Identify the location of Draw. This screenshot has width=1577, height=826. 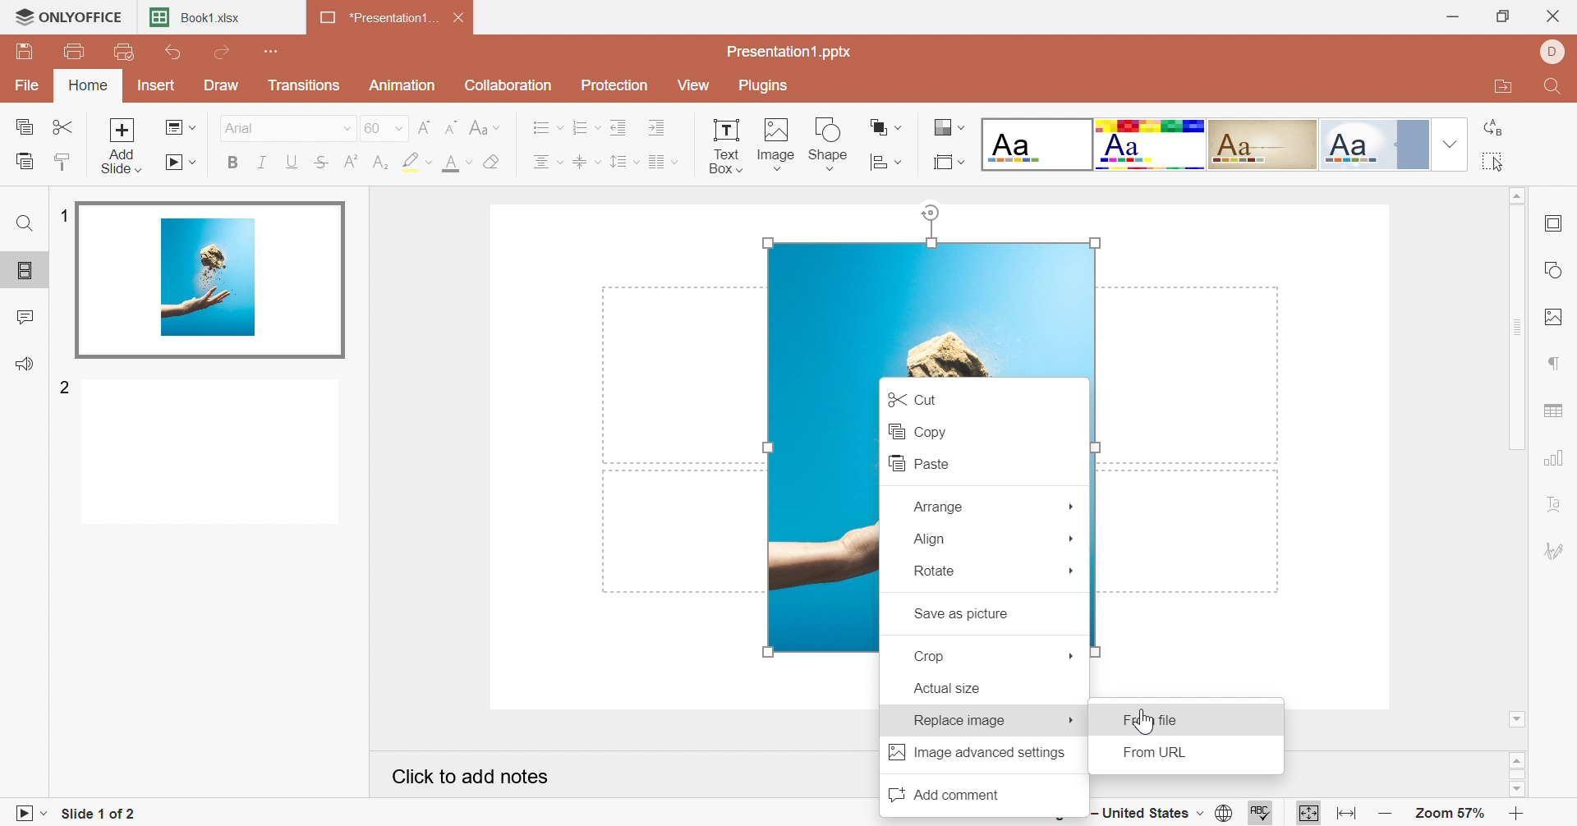
(224, 85).